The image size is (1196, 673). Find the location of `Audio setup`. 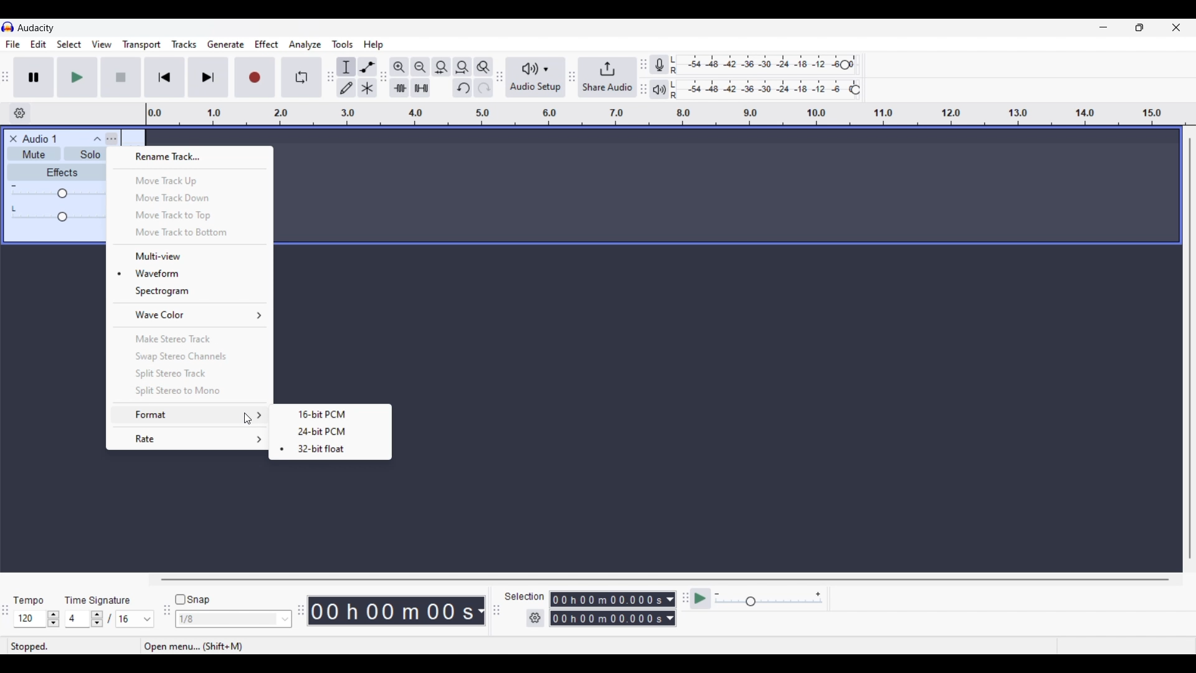

Audio setup is located at coordinates (536, 77).